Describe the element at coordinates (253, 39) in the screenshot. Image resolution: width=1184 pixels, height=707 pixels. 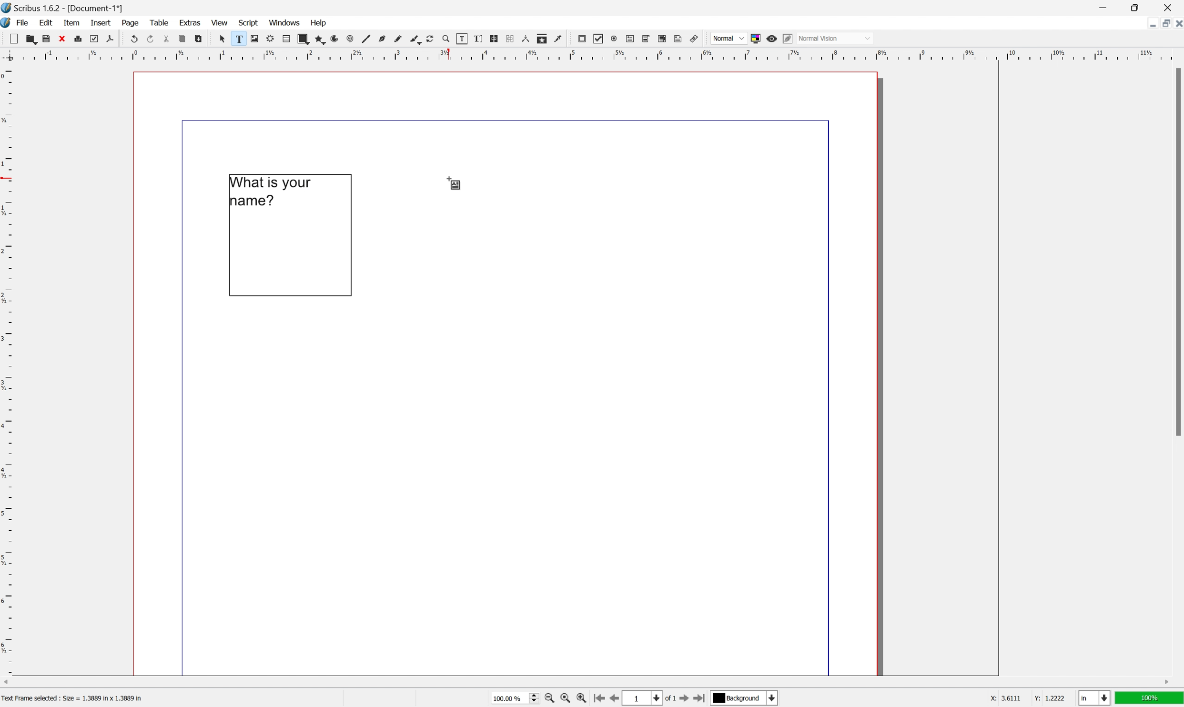
I see `image frame` at that location.